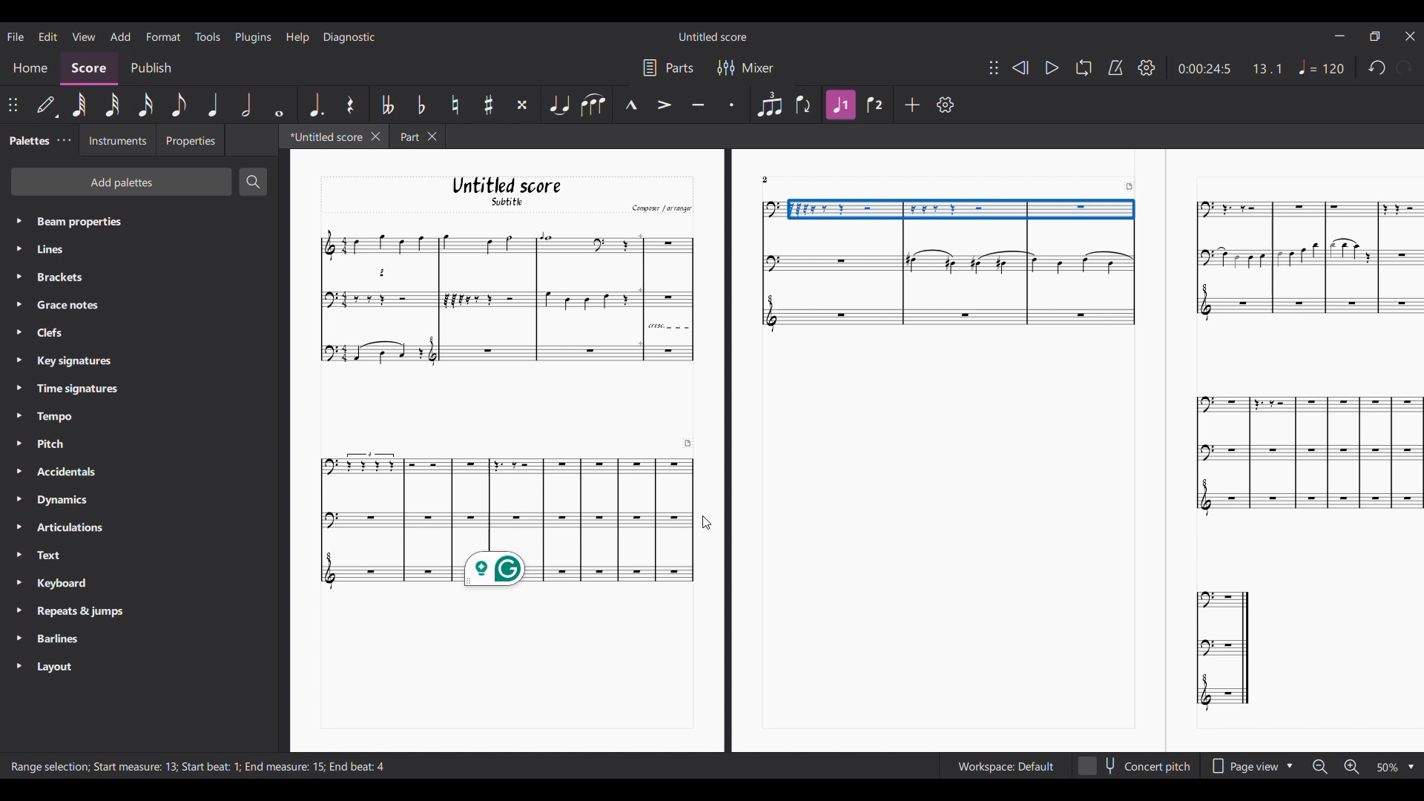 Image resolution: width=1424 pixels, height=801 pixels. Describe the element at coordinates (64, 531) in the screenshot. I see `> Articulations` at that location.